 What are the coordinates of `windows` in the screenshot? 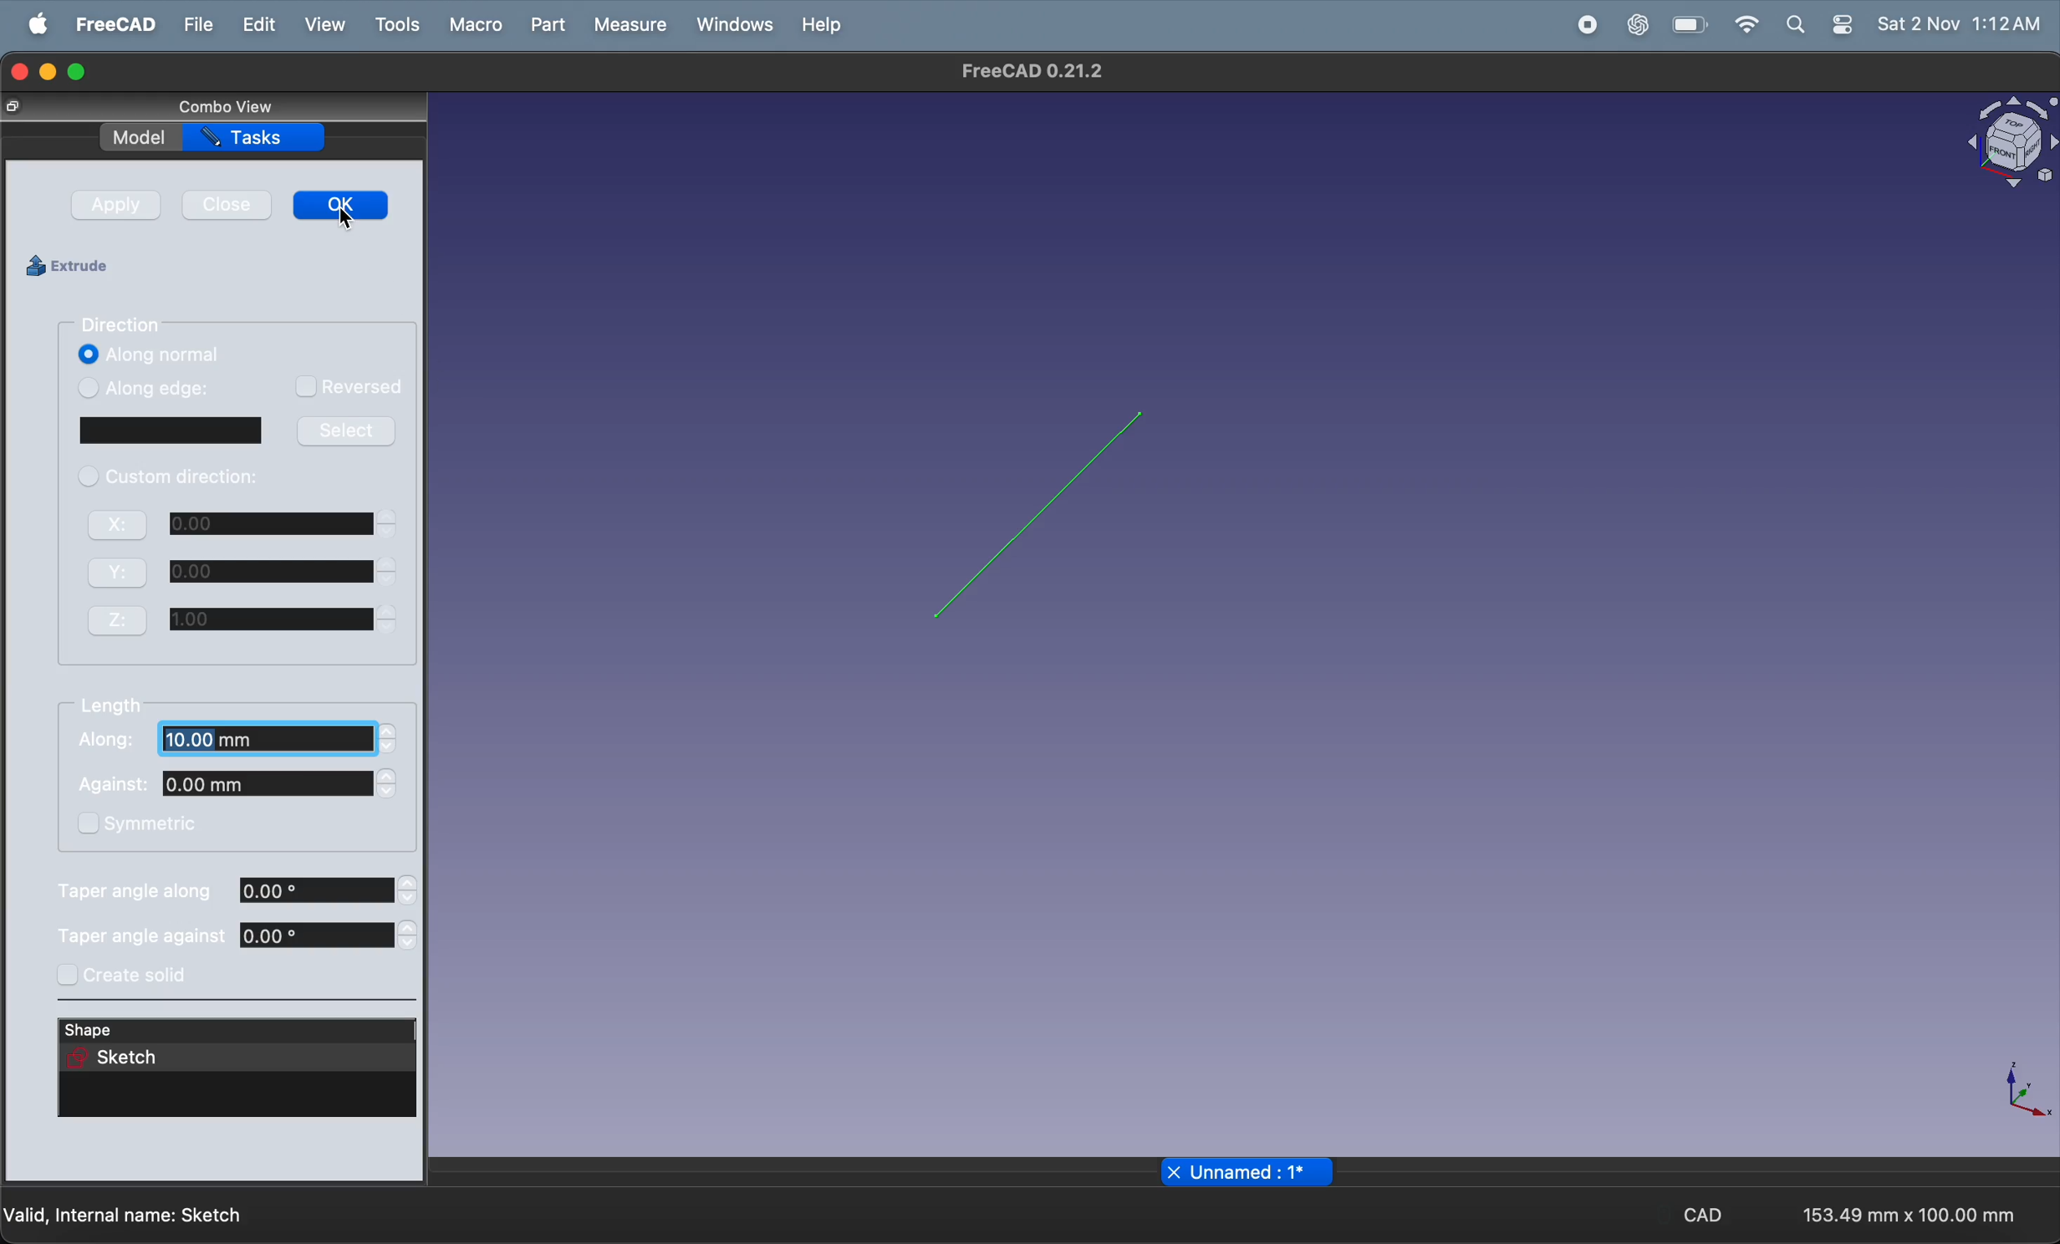 It's located at (733, 23).